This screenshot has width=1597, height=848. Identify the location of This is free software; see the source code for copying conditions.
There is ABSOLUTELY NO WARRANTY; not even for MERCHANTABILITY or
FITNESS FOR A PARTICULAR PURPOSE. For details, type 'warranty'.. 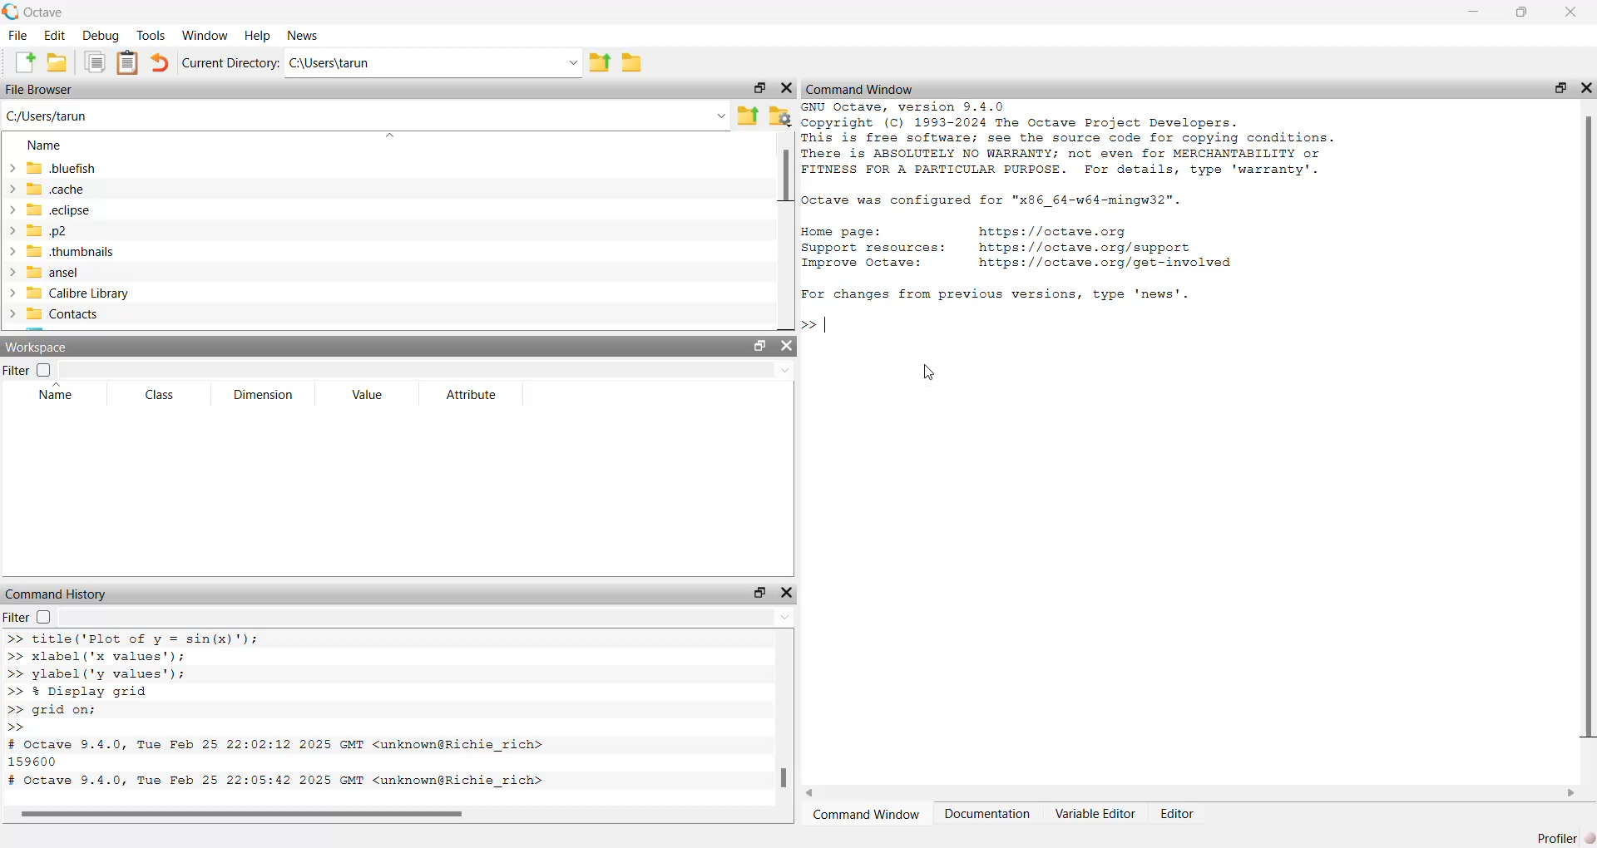
(1066, 155).